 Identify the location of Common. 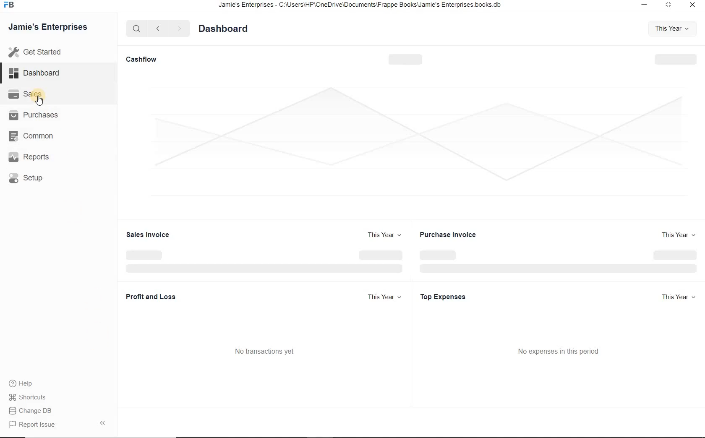
(34, 136).